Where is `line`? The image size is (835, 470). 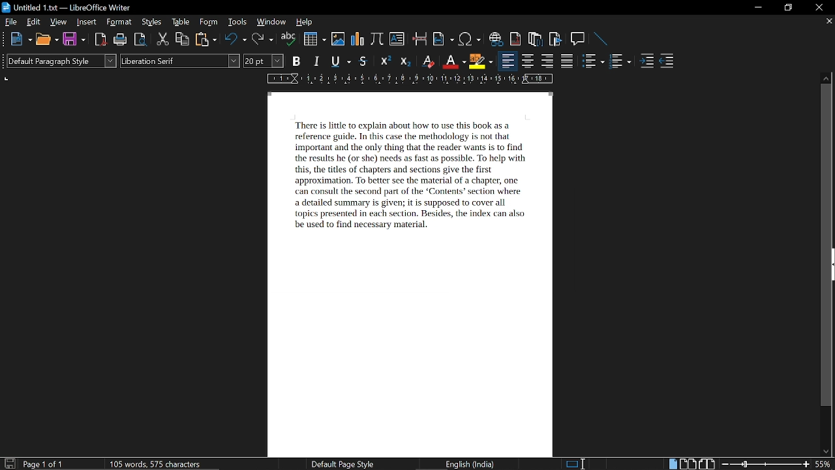 line is located at coordinates (601, 39).